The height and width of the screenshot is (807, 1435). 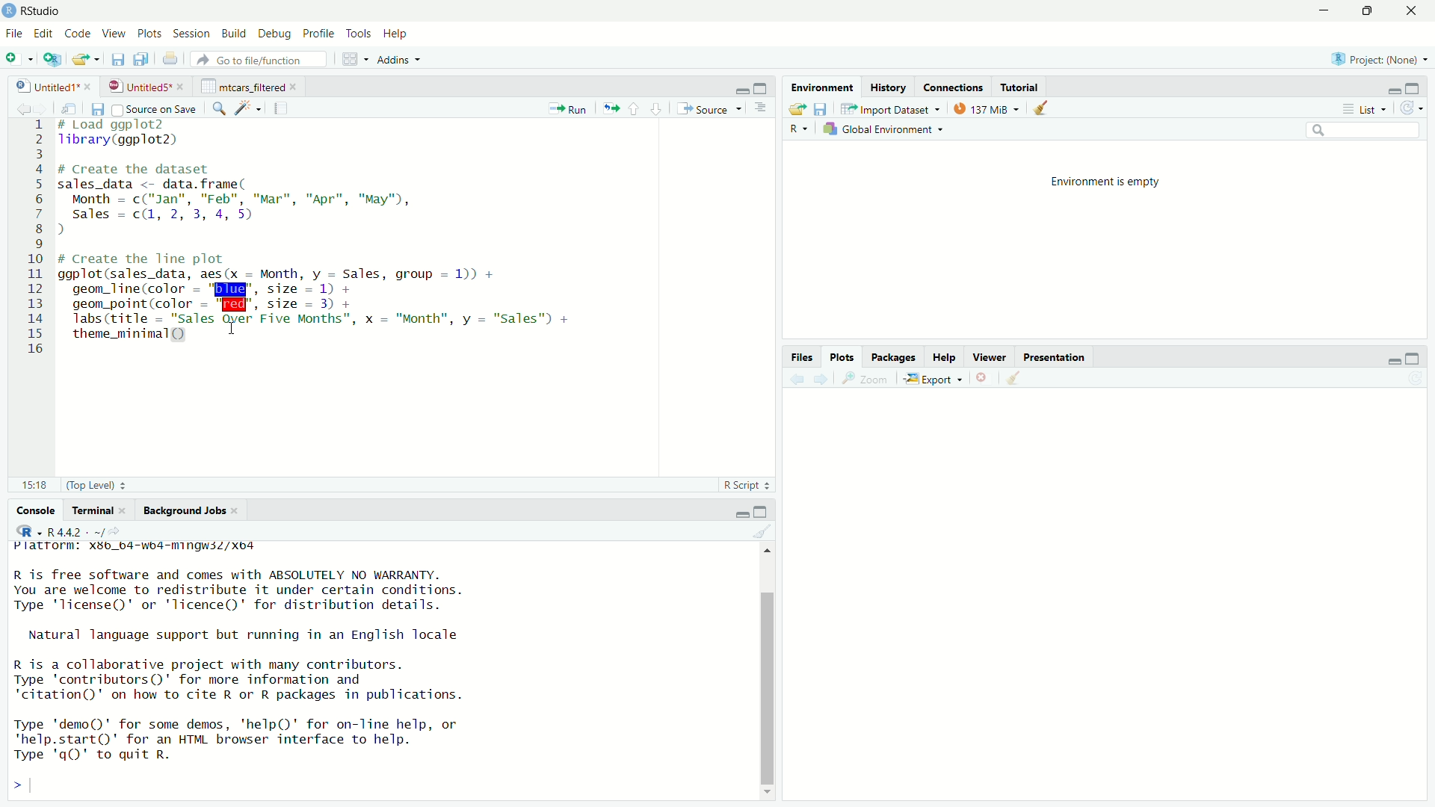 I want to click on show in new window, so click(x=75, y=108).